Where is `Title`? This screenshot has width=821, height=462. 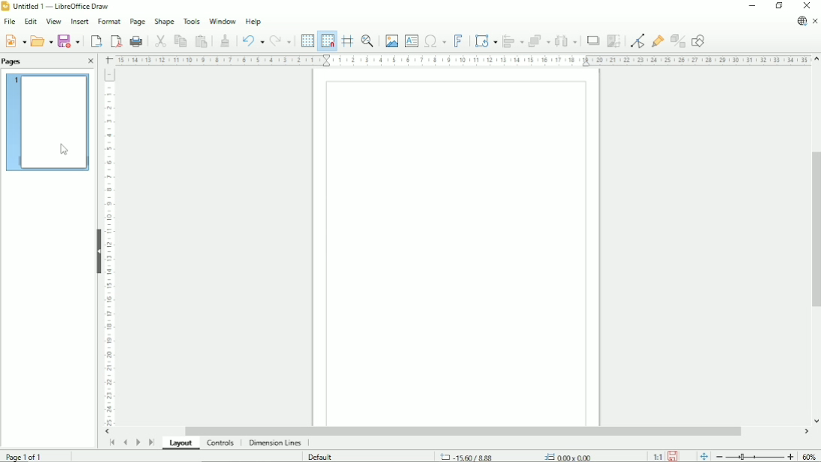
Title is located at coordinates (58, 7).